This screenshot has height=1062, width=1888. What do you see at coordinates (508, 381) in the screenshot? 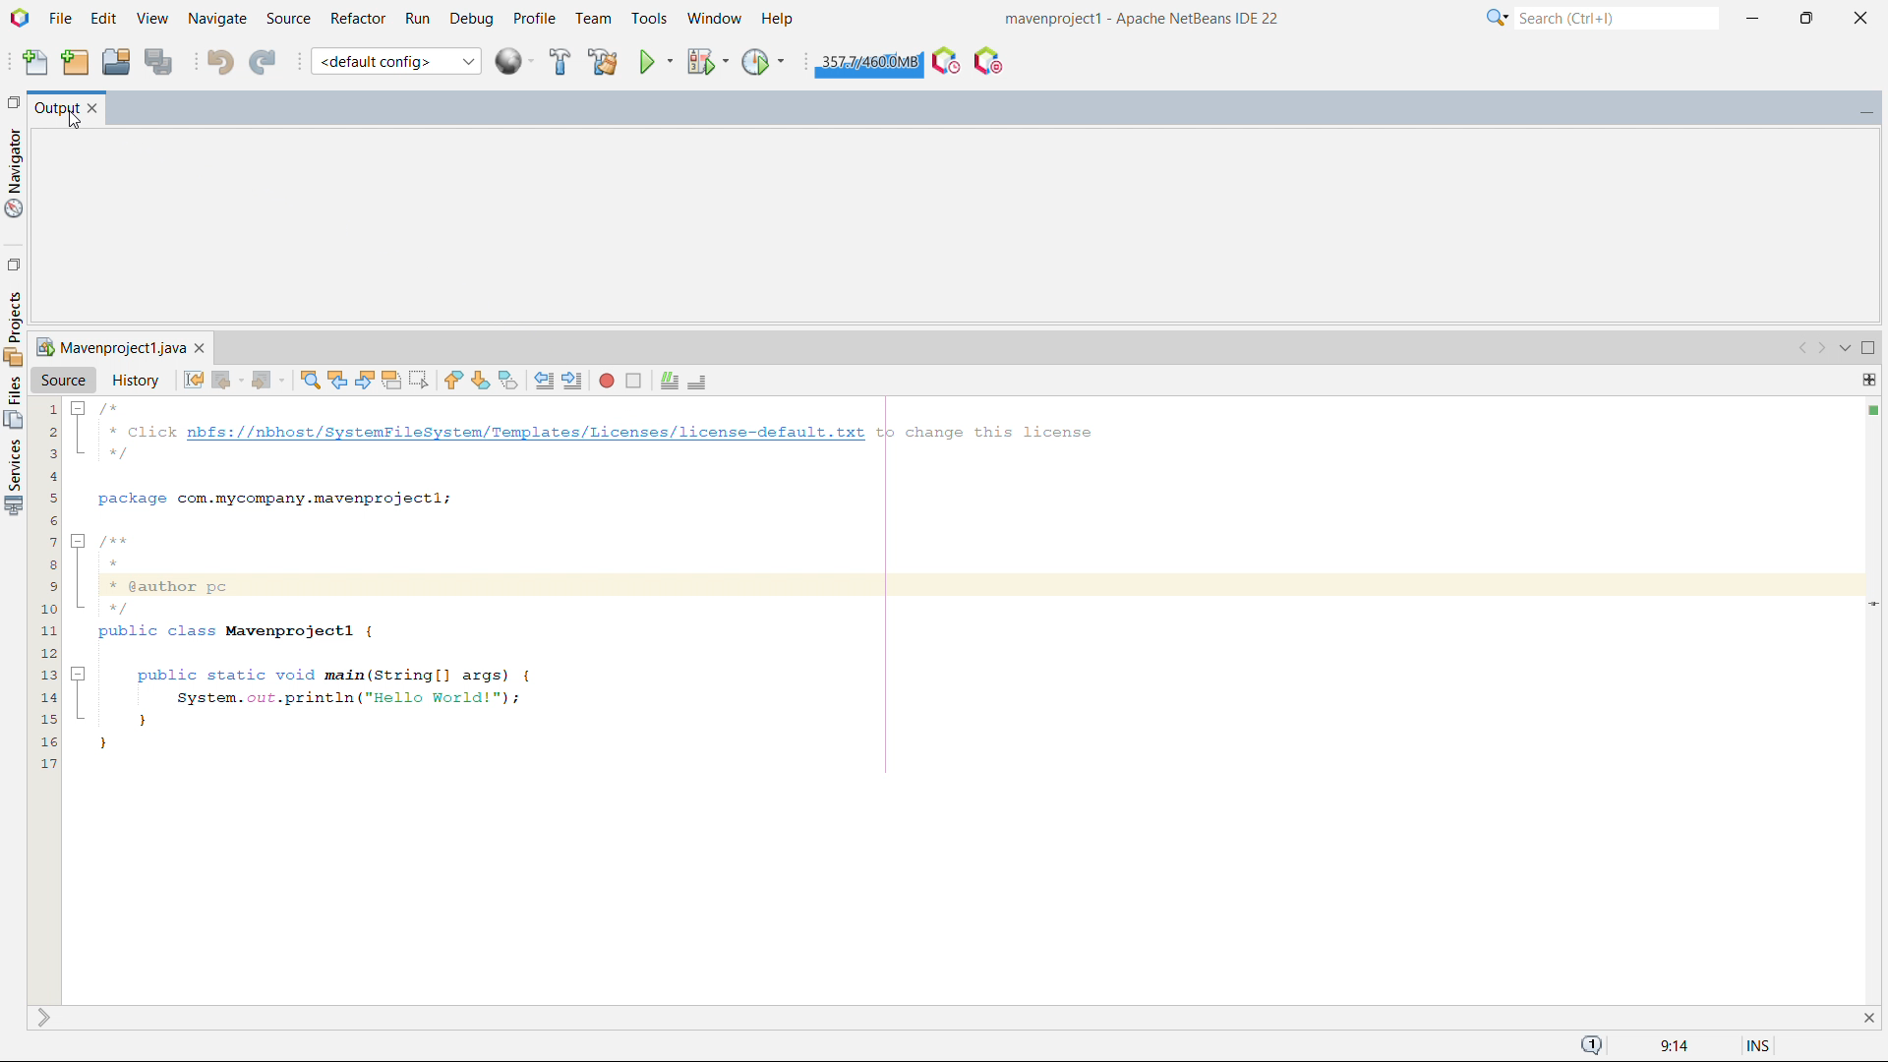
I see `toggle bookmark` at bounding box center [508, 381].